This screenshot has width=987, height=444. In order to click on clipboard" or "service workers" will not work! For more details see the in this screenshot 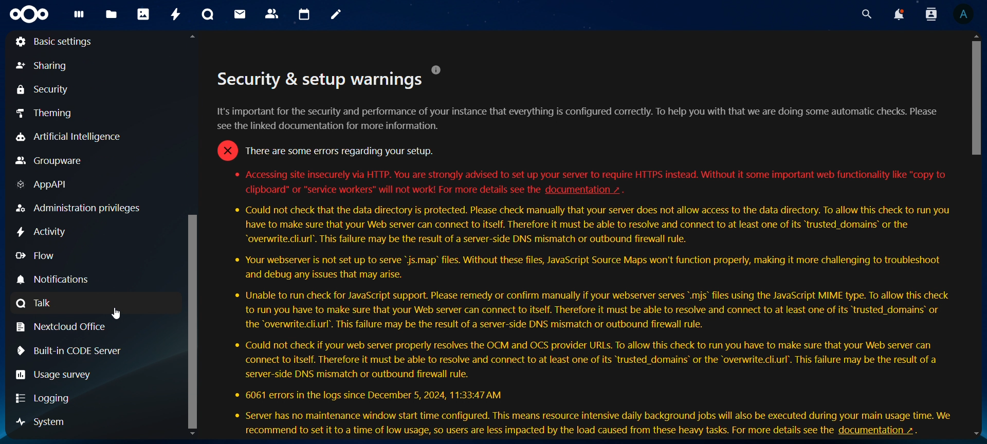, I will do `click(388, 190)`.